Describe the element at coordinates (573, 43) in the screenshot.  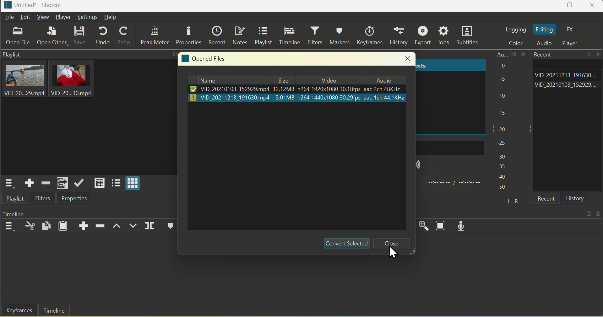
I see `Player` at that location.